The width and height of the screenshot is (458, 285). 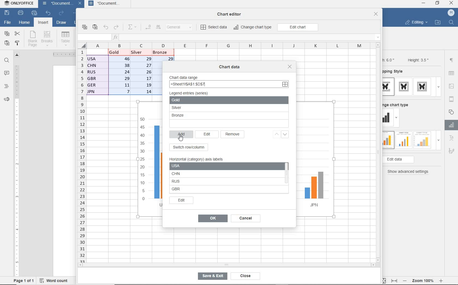 What do you see at coordinates (213, 219) in the screenshot?
I see `ok` at bounding box center [213, 219].